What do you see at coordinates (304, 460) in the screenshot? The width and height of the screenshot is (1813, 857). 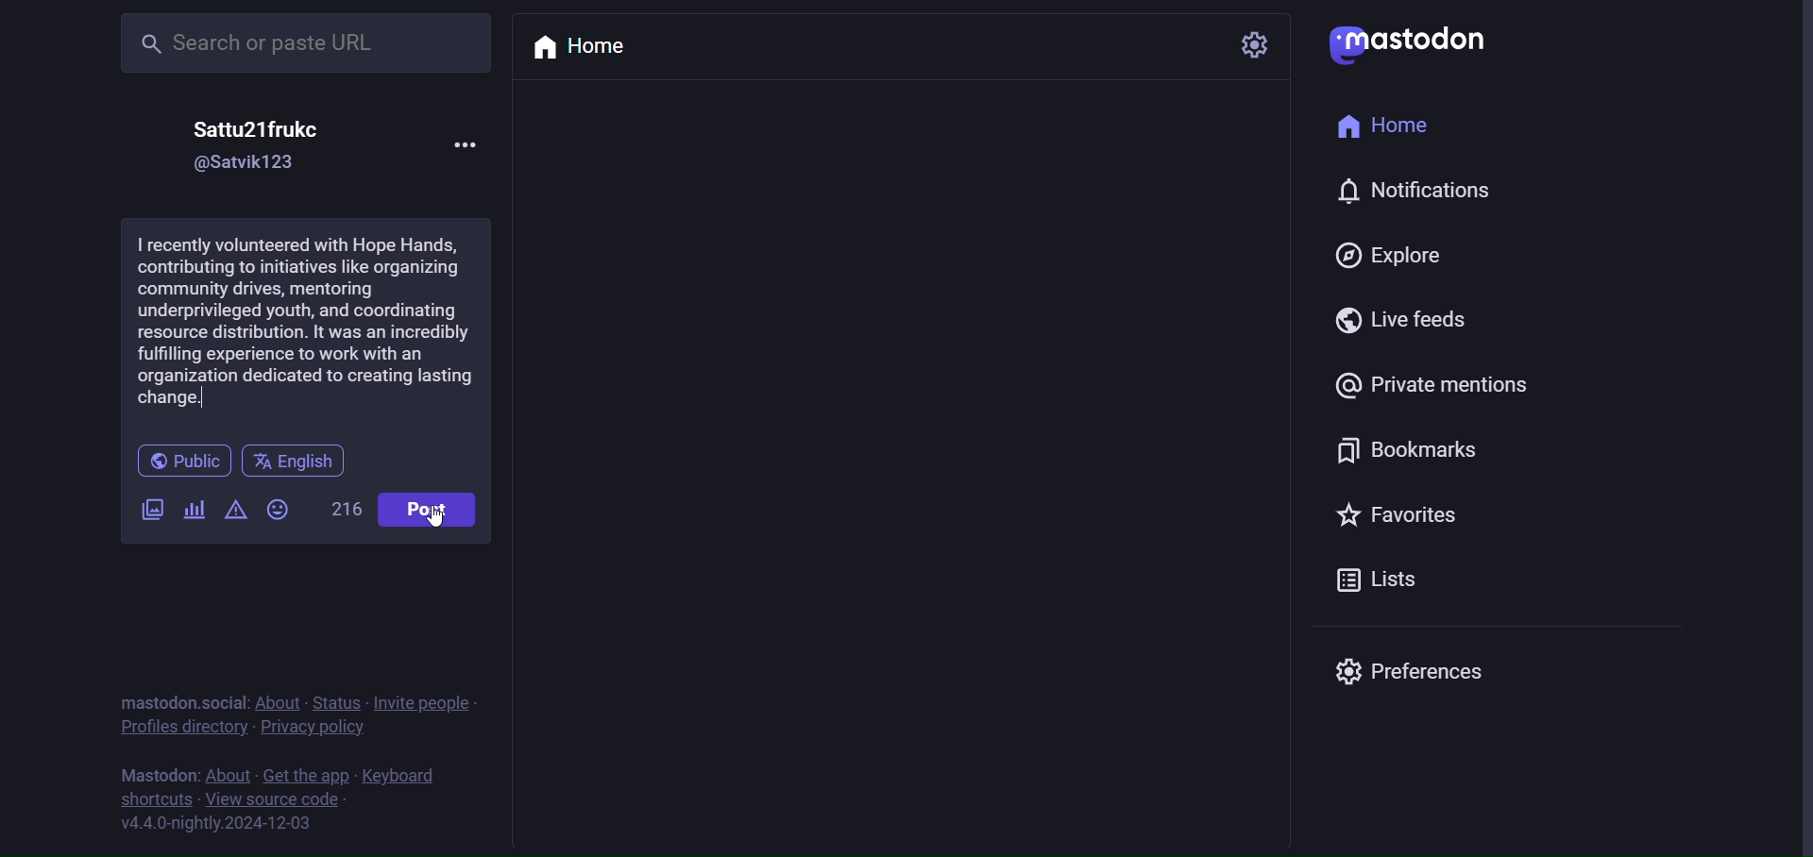 I see `English` at bounding box center [304, 460].